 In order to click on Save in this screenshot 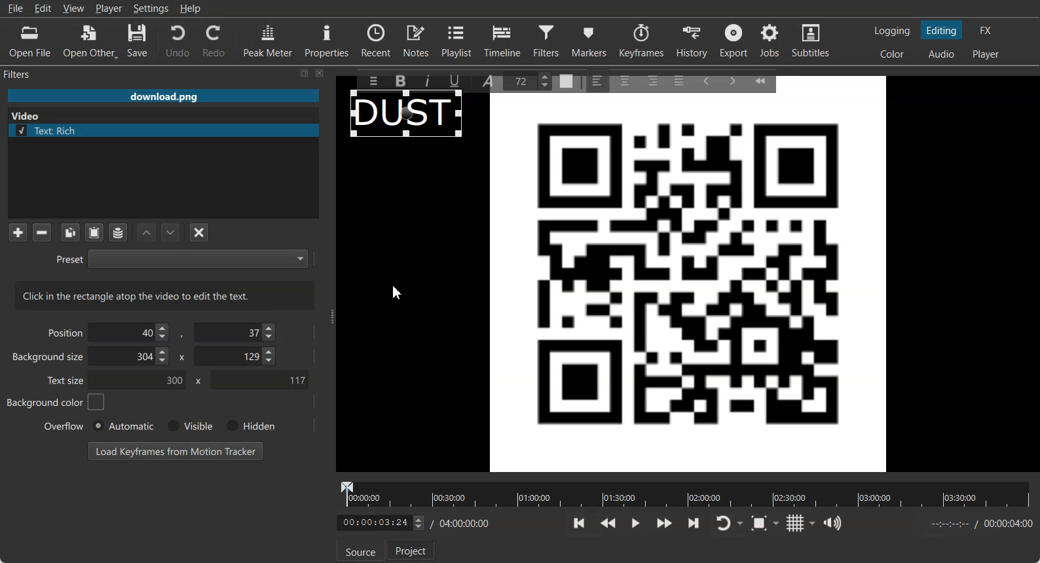, I will do `click(138, 41)`.